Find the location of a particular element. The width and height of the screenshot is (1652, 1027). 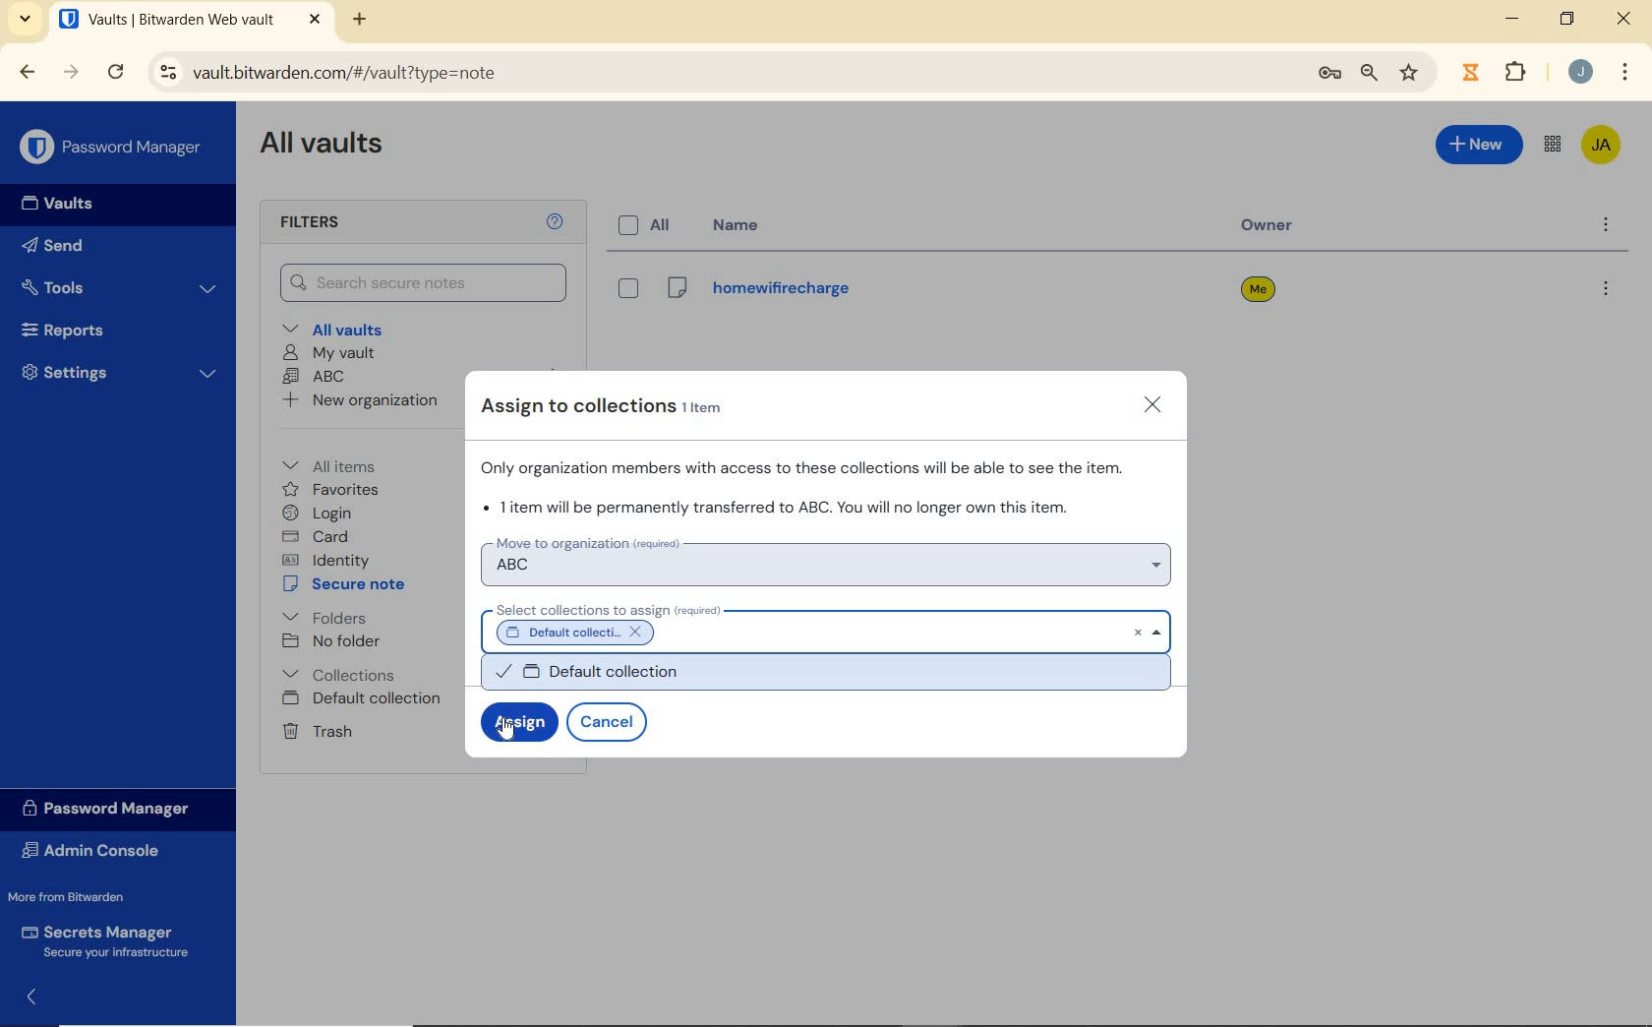

restore is located at coordinates (1567, 19).